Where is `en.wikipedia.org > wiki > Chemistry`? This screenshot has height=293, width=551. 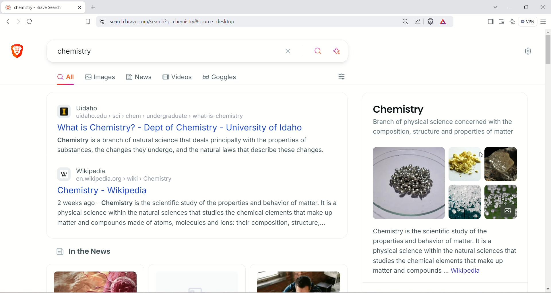
en.wikipedia.org > wiki > Chemistry is located at coordinates (125, 179).